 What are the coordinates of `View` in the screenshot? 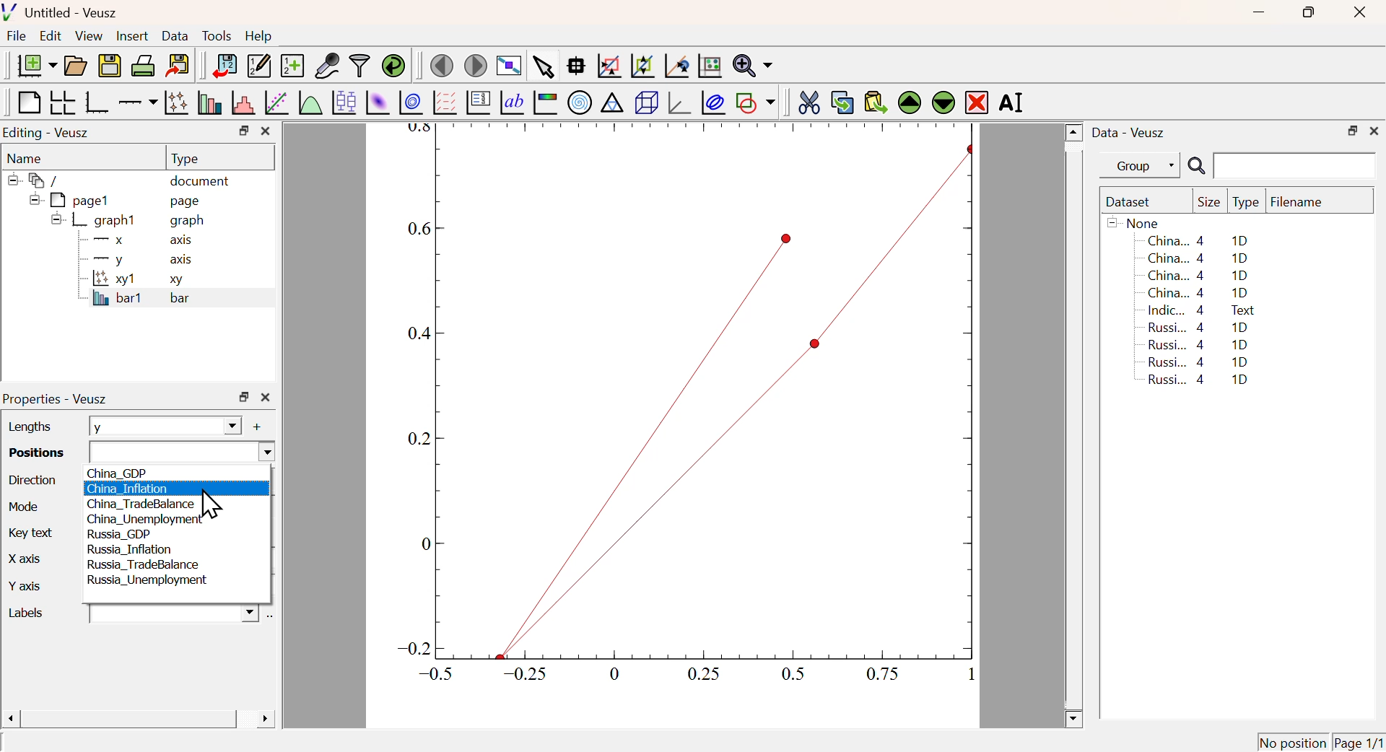 It's located at (88, 37).